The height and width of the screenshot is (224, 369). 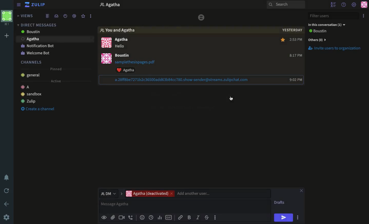 I want to click on logo, so click(x=201, y=17).